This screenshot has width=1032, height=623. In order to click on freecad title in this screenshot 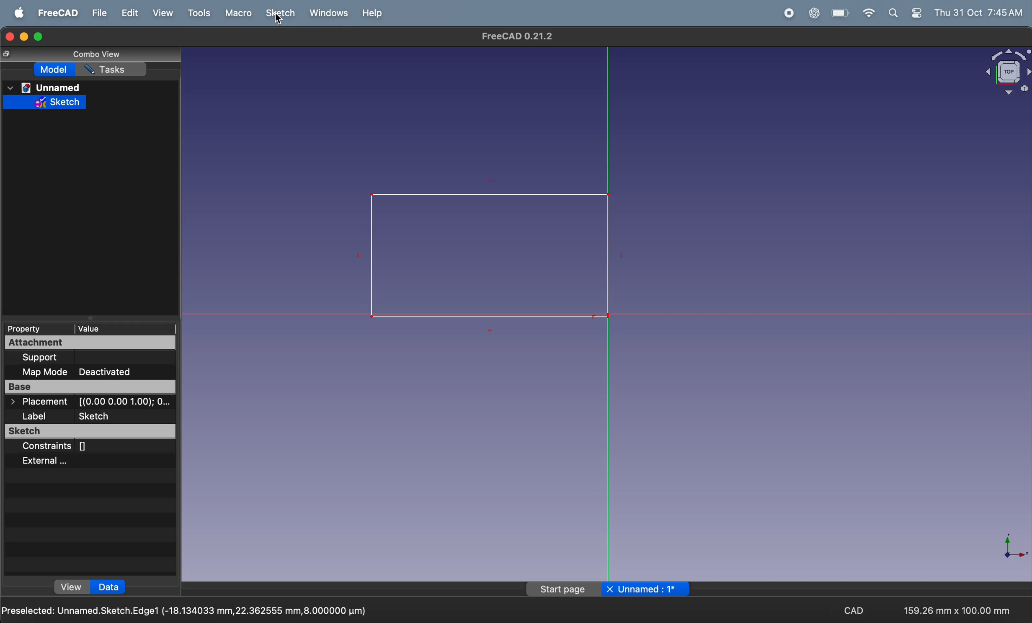, I will do `click(516, 37)`.